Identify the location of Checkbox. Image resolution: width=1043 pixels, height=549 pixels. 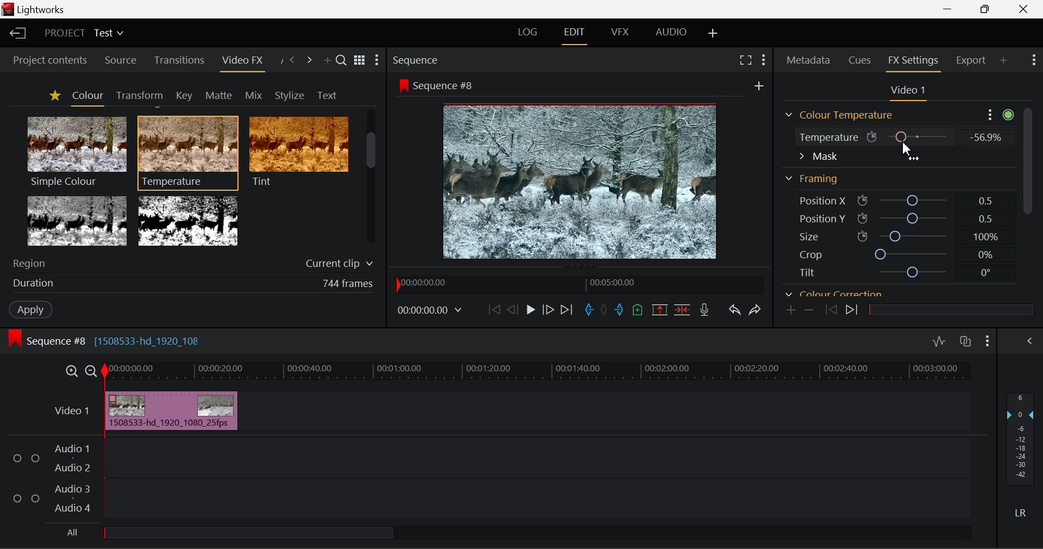
(18, 457).